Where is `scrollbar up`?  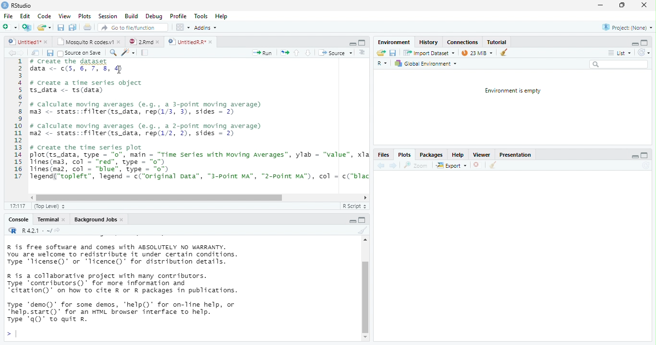 scrollbar up is located at coordinates (364, 241).